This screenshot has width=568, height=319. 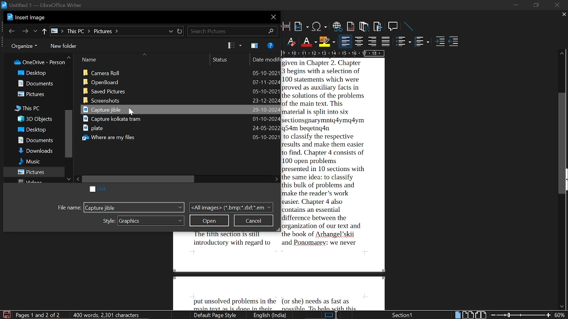 What do you see at coordinates (521, 315) in the screenshot?
I see `change zoom` at bounding box center [521, 315].